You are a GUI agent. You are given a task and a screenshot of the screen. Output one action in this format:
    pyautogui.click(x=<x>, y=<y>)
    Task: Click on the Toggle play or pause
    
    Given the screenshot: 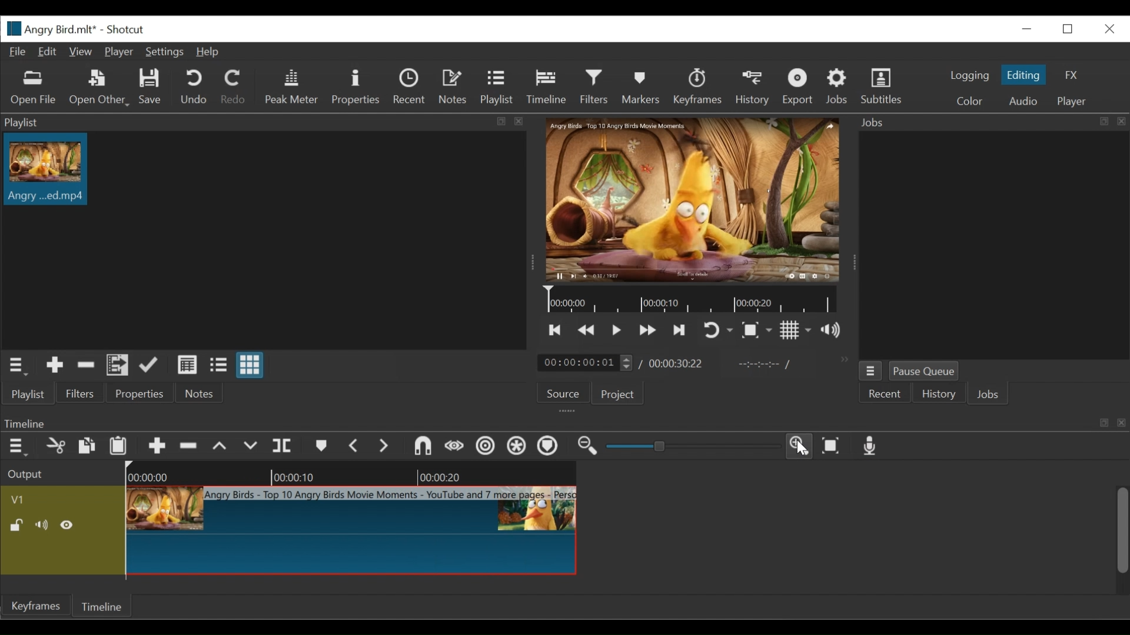 What is the action you would take?
    pyautogui.click(x=617, y=332)
    